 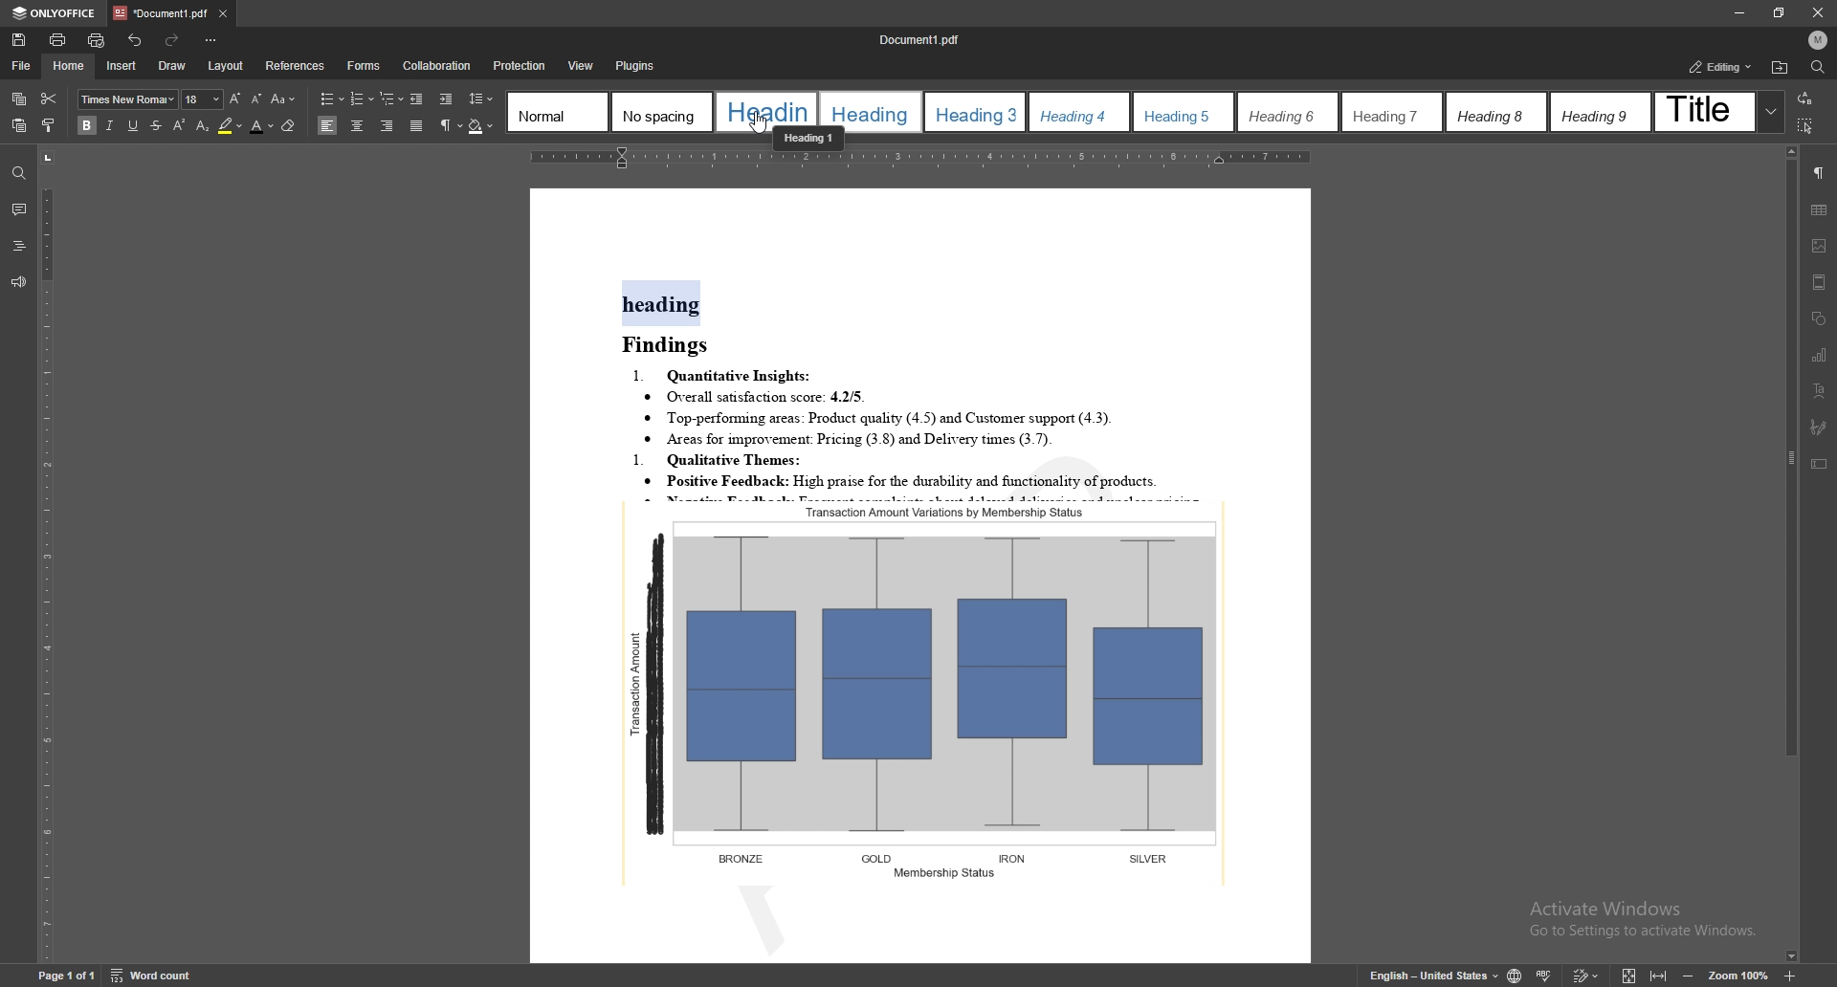 I want to click on word count, so click(x=162, y=976).